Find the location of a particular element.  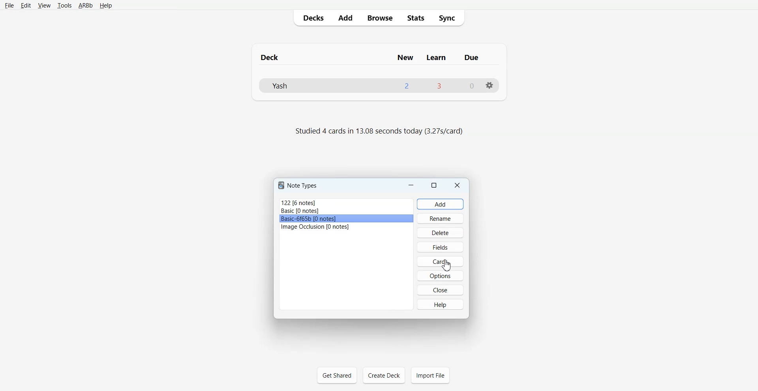

View is located at coordinates (43, 5).